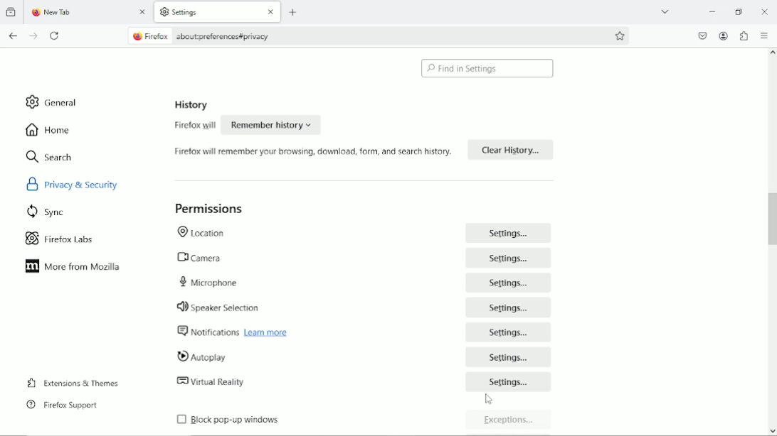 This screenshot has height=436, width=777. I want to click on general, so click(53, 102).